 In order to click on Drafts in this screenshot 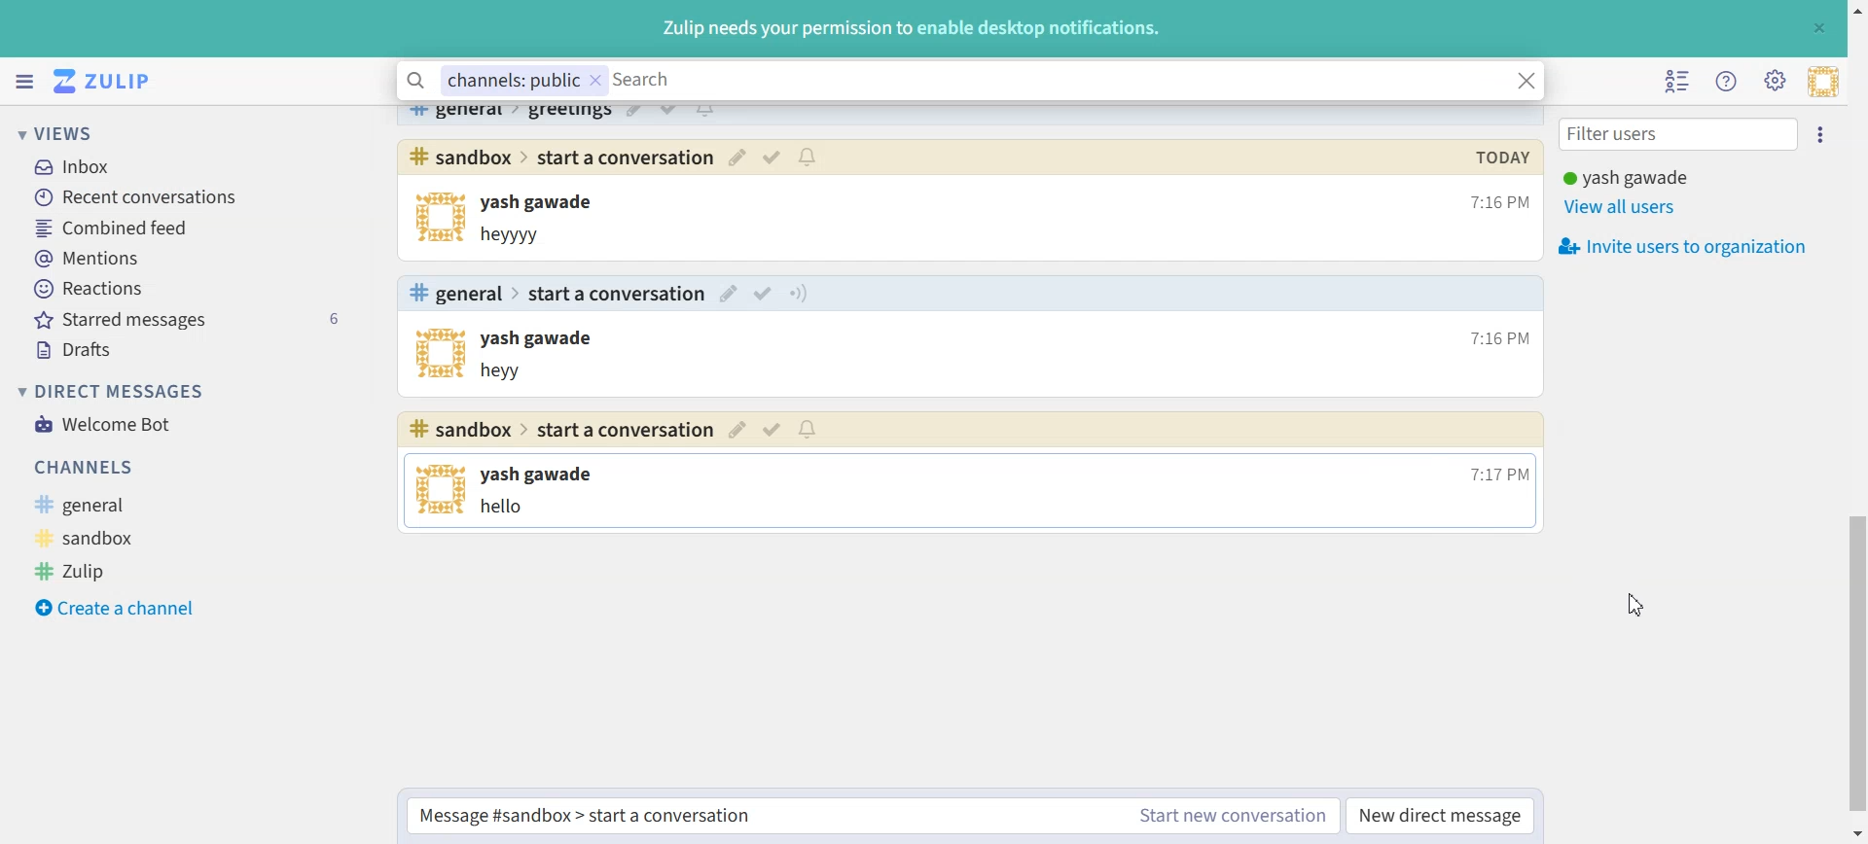, I will do `click(193, 347)`.